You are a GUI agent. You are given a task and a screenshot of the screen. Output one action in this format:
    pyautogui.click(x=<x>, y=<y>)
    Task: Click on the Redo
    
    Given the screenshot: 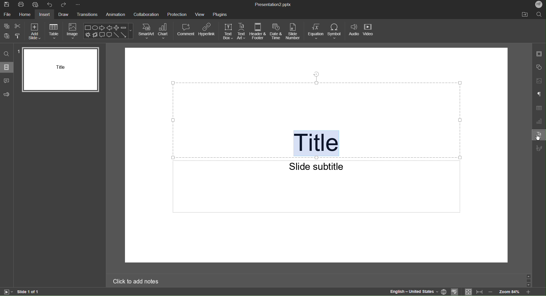 What is the action you would take?
    pyautogui.click(x=64, y=5)
    